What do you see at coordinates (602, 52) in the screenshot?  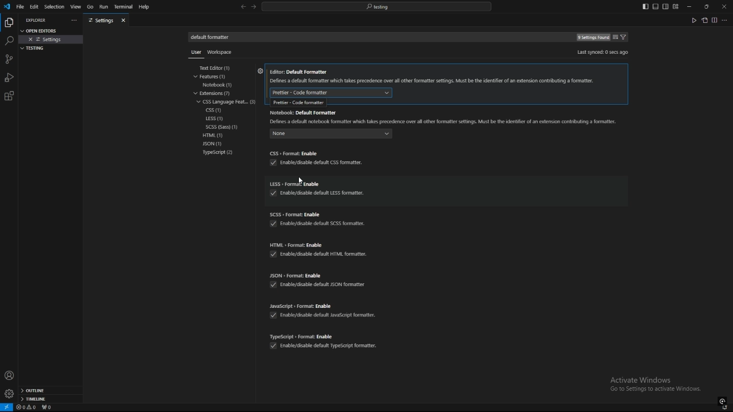 I see `Last synced: 0 secs ago` at bounding box center [602, 52].